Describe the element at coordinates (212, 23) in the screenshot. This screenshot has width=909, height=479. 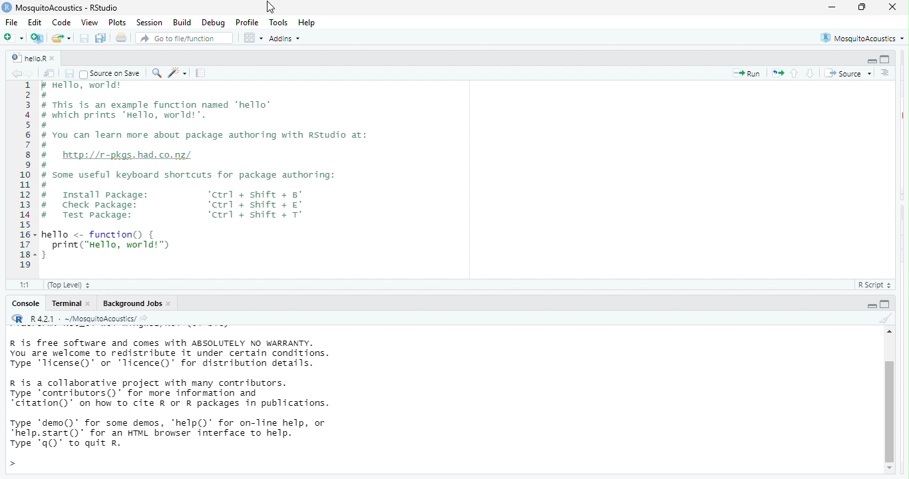
I see `Debug` at that location.